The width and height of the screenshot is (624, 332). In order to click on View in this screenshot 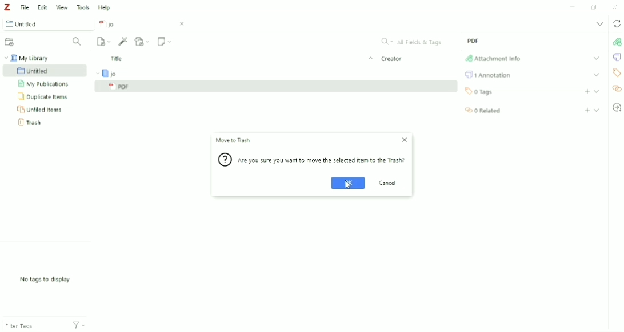, I will do `click(62, 7)`.